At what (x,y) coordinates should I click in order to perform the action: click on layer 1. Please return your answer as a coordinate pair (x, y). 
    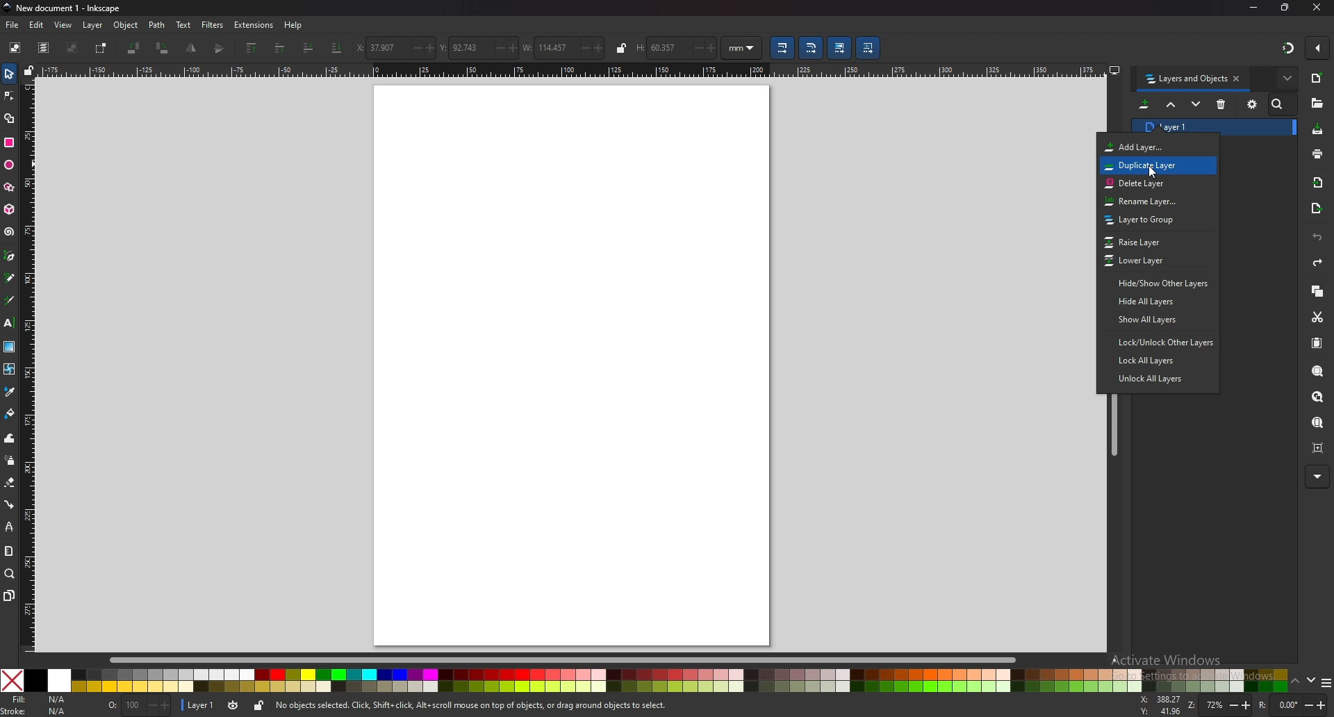
    Looking at the image, I should click on (1173, 127).